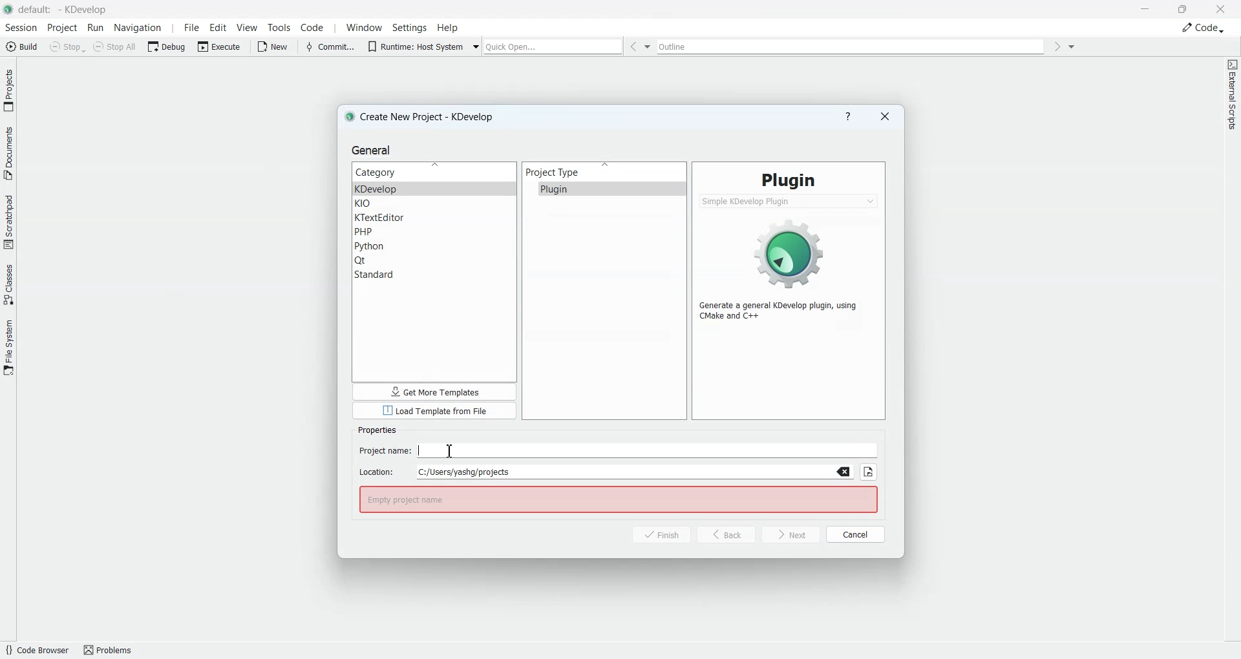  Describe the element at coordinates (632, 47) in the screenshot. I see `Go back` at that location.